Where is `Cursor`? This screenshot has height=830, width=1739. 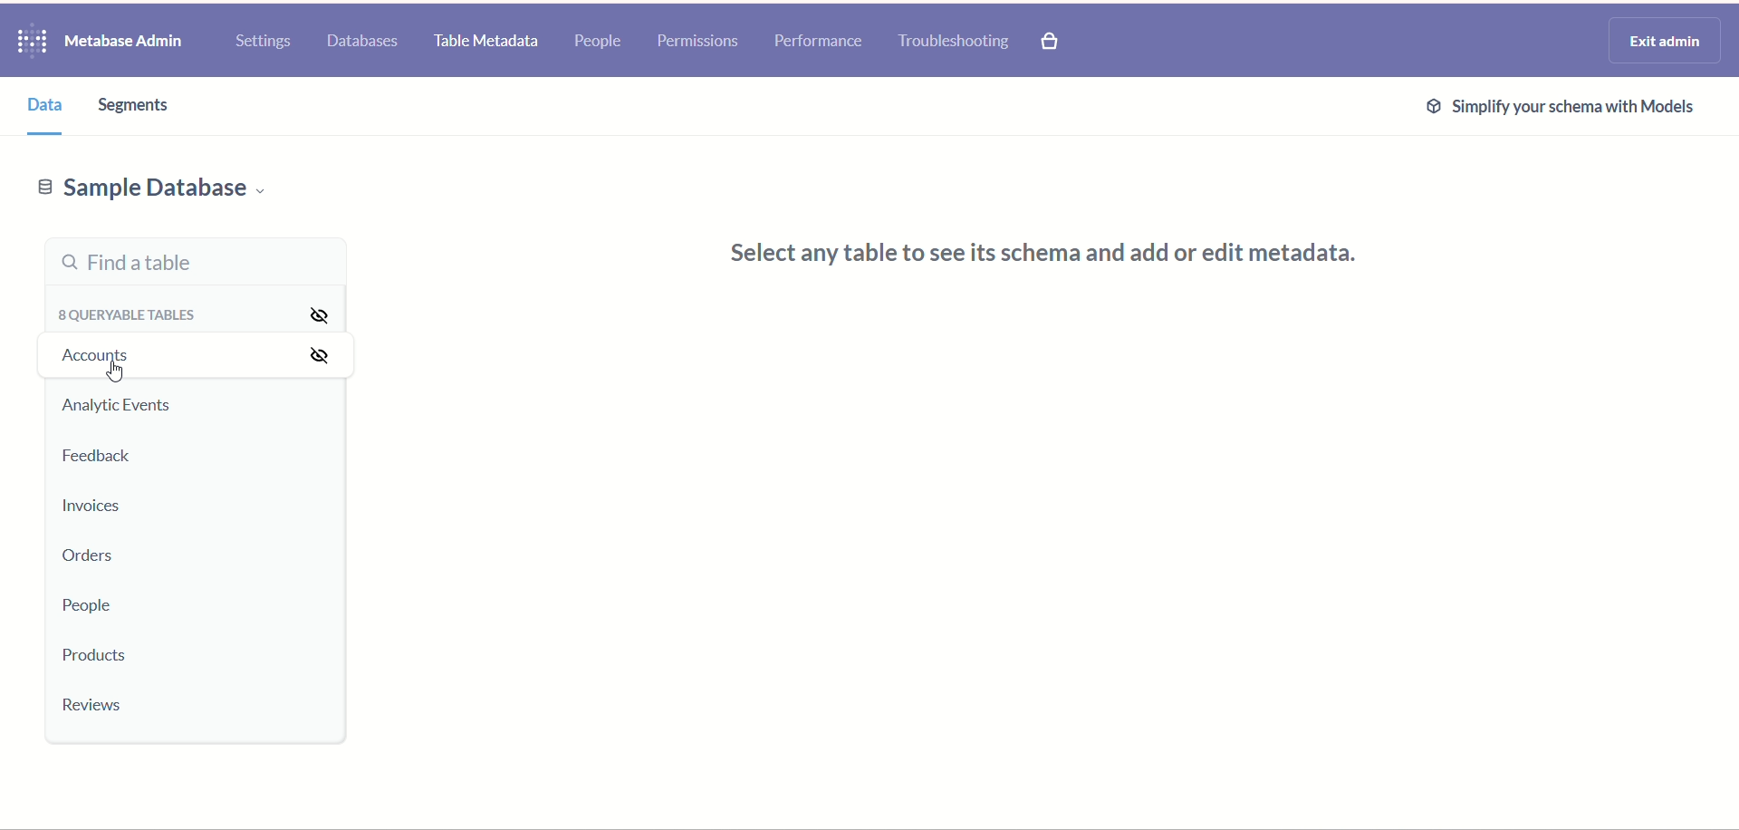 Cursor is located at coordinates (115, 373).